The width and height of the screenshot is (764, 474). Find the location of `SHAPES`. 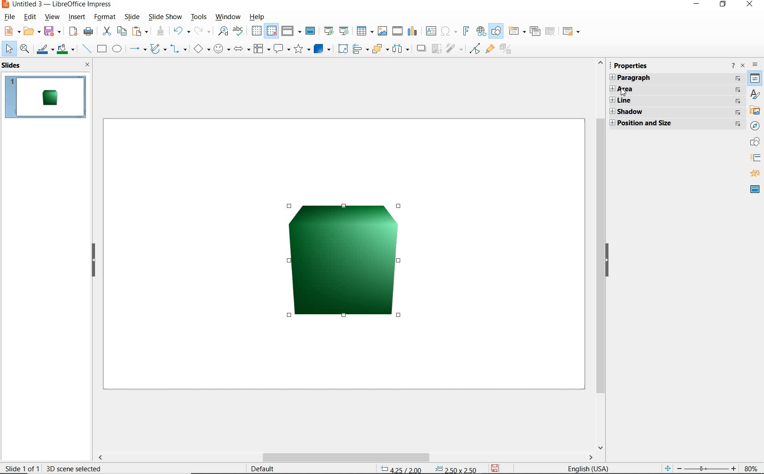

SHAPES is located at coordinates (754, 142).